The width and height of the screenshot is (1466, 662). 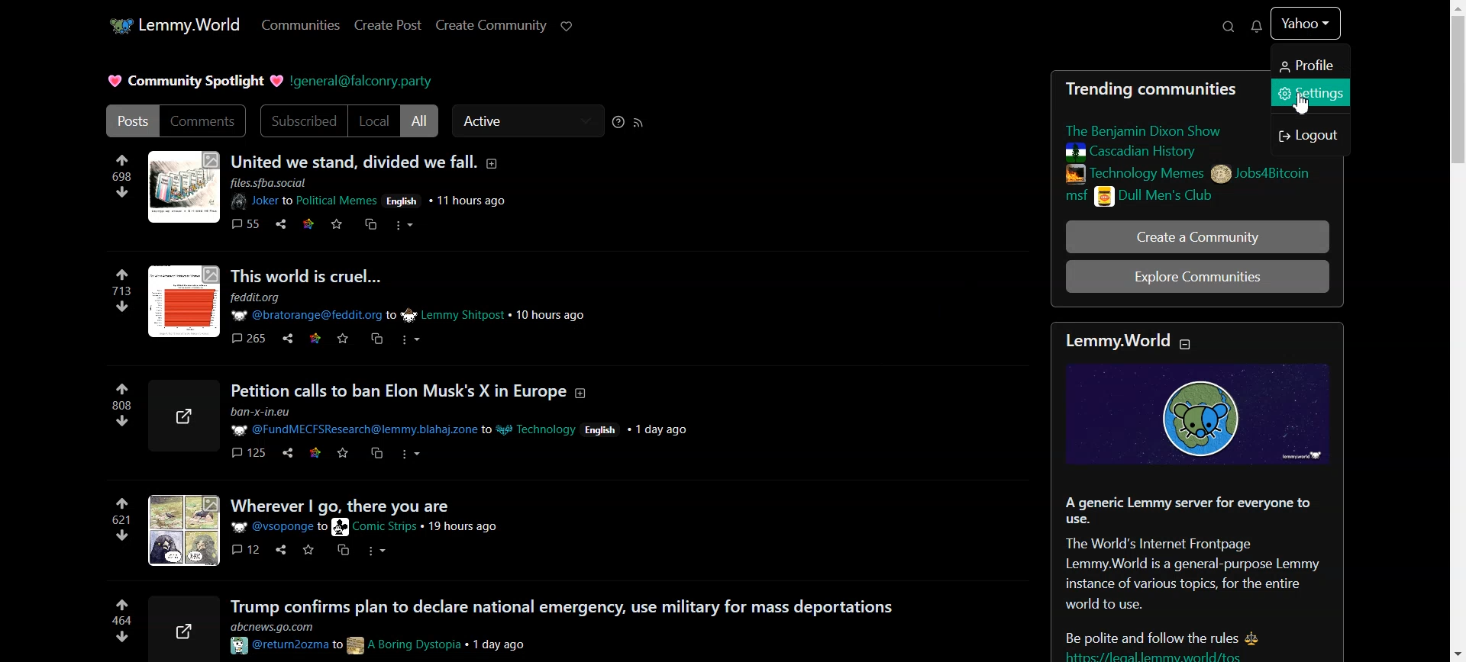 I want to click on options, so click(x=416, y=227).